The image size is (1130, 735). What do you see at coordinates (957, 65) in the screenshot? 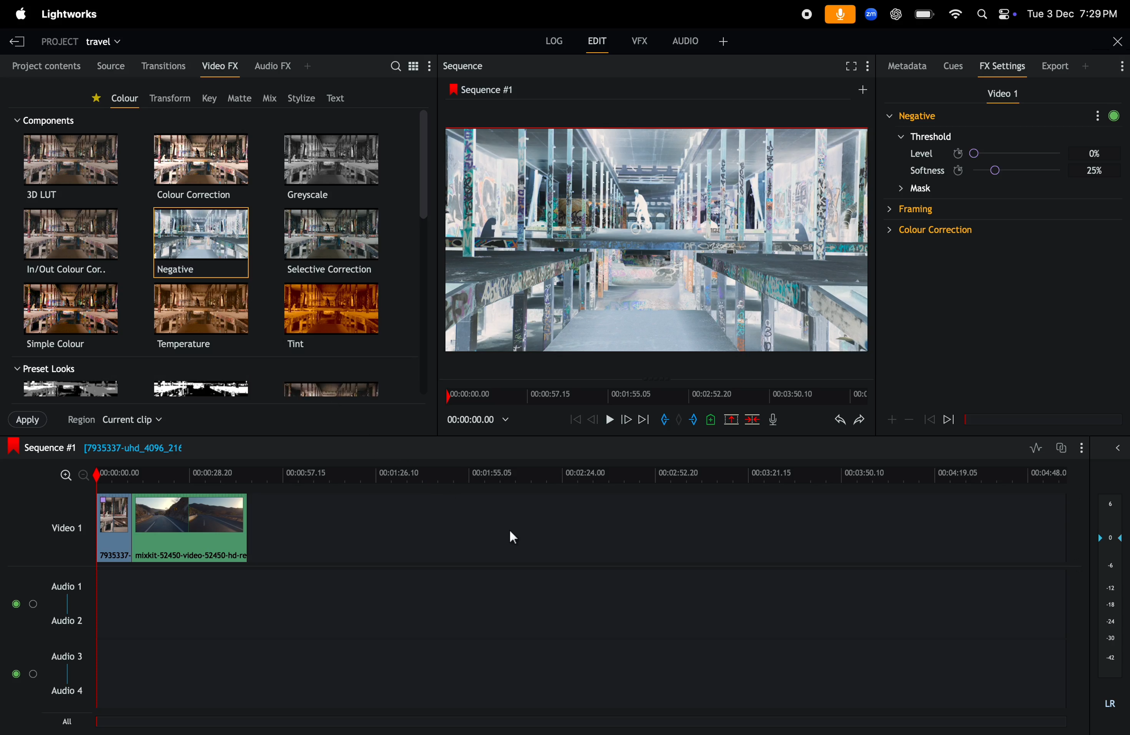
I see `cues` at bounding box center [957, 65].